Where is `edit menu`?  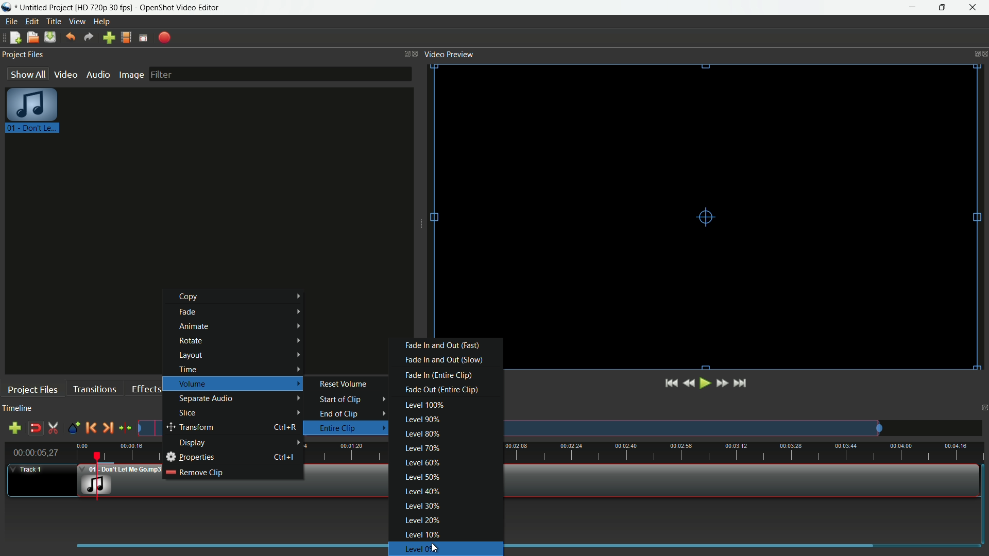
edit menu is located at coordinates (31, 21).